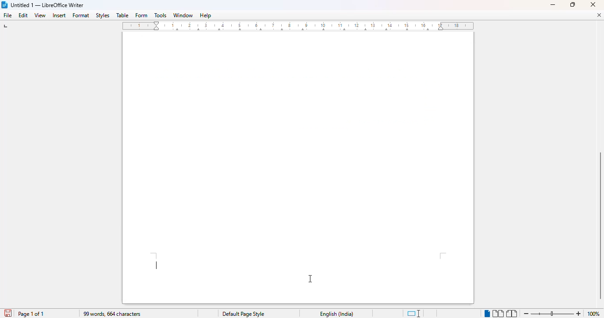 The width and height of the screenshot is (604, 318). Describe the element at coordinates (7, 15) in the screenshot. I see `file` at that location.